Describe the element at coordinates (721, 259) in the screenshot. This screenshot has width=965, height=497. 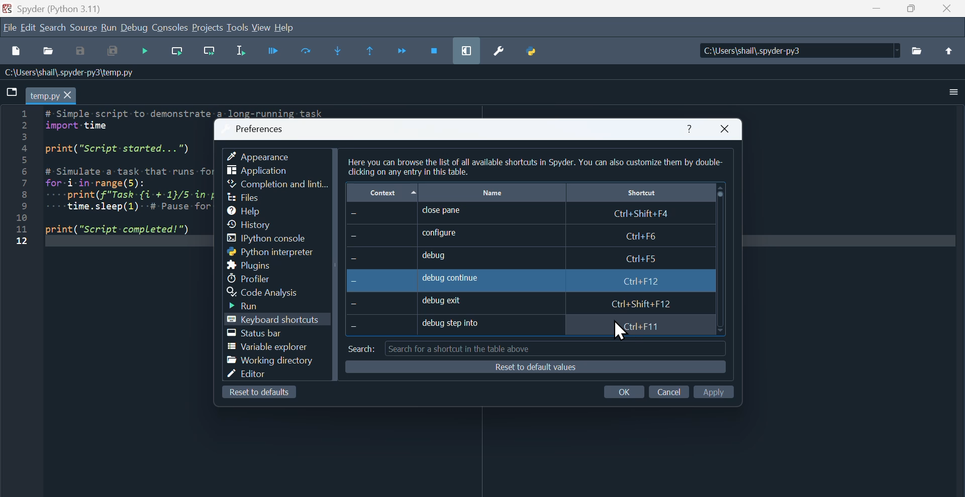
I see `Scroller` at that location.